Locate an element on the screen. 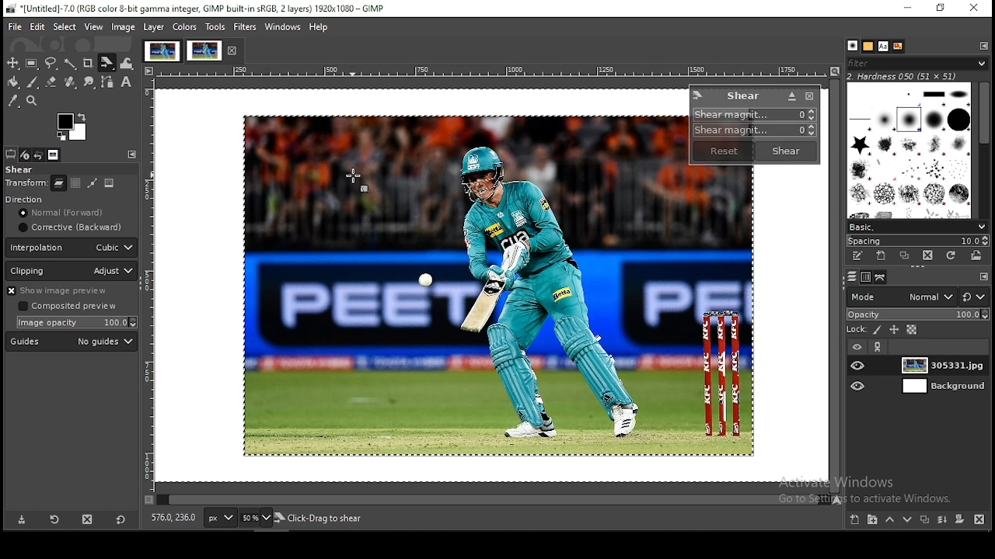 The image size is (995, 559). undo history is located at coordinates (40, 155).